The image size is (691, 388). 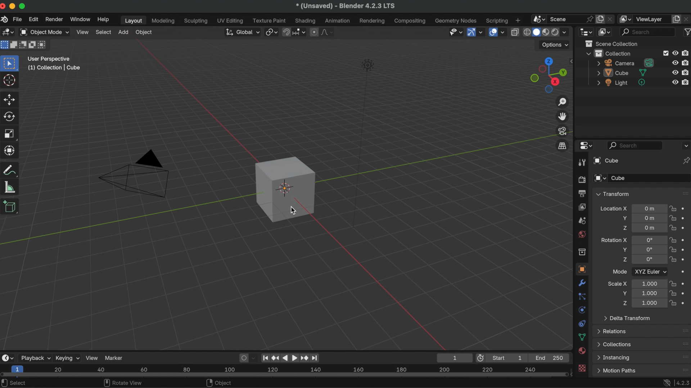 I want to click on output, so click(x=581, y=193).